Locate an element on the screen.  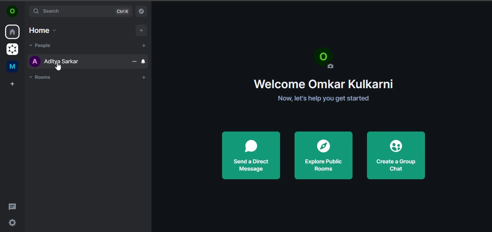
Cursor is located at coordinates (59, 67).